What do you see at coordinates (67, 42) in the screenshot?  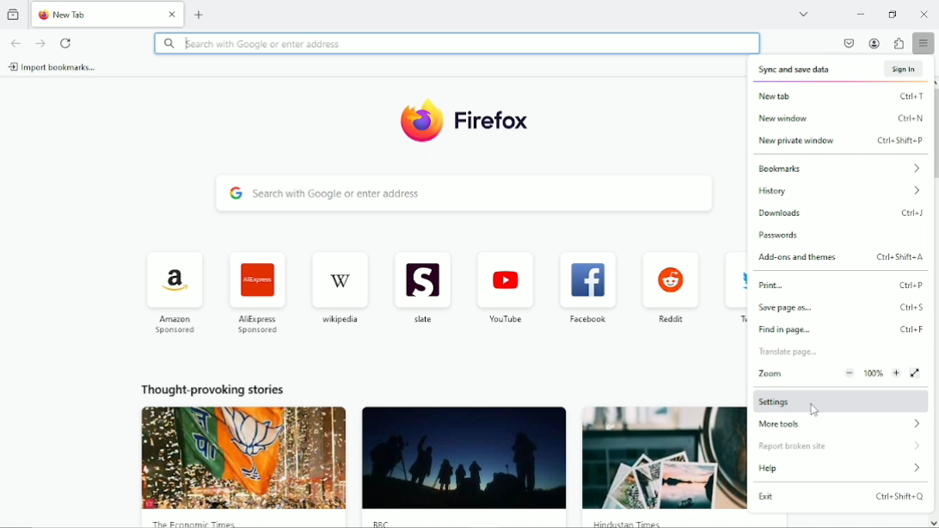 I see `reload current page` at bounding box center [67, 42].